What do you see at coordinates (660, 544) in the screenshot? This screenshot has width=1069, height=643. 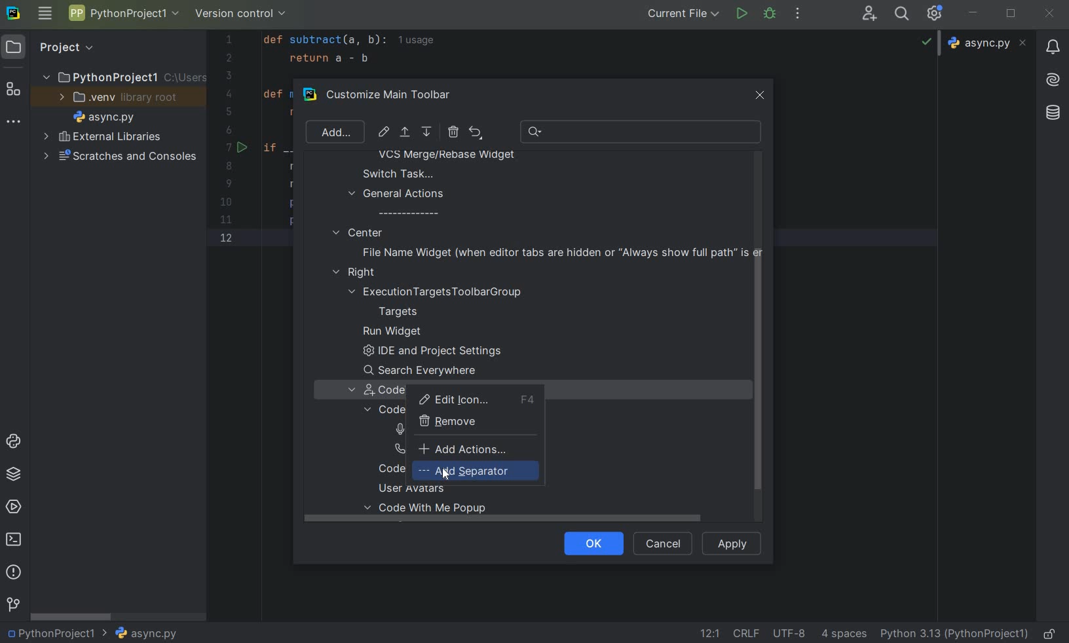 I see `cancel` at bounding box center [660, 544].